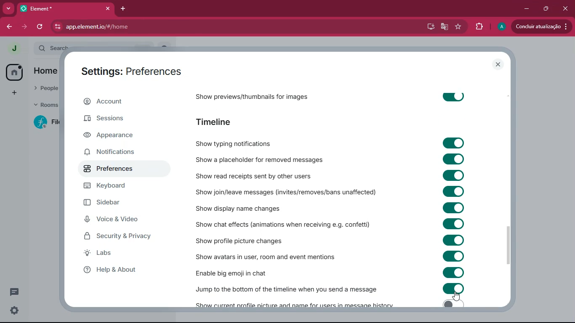 The width and height of the screenshot is (575, 323). I want to click on back, so click(7, 26).